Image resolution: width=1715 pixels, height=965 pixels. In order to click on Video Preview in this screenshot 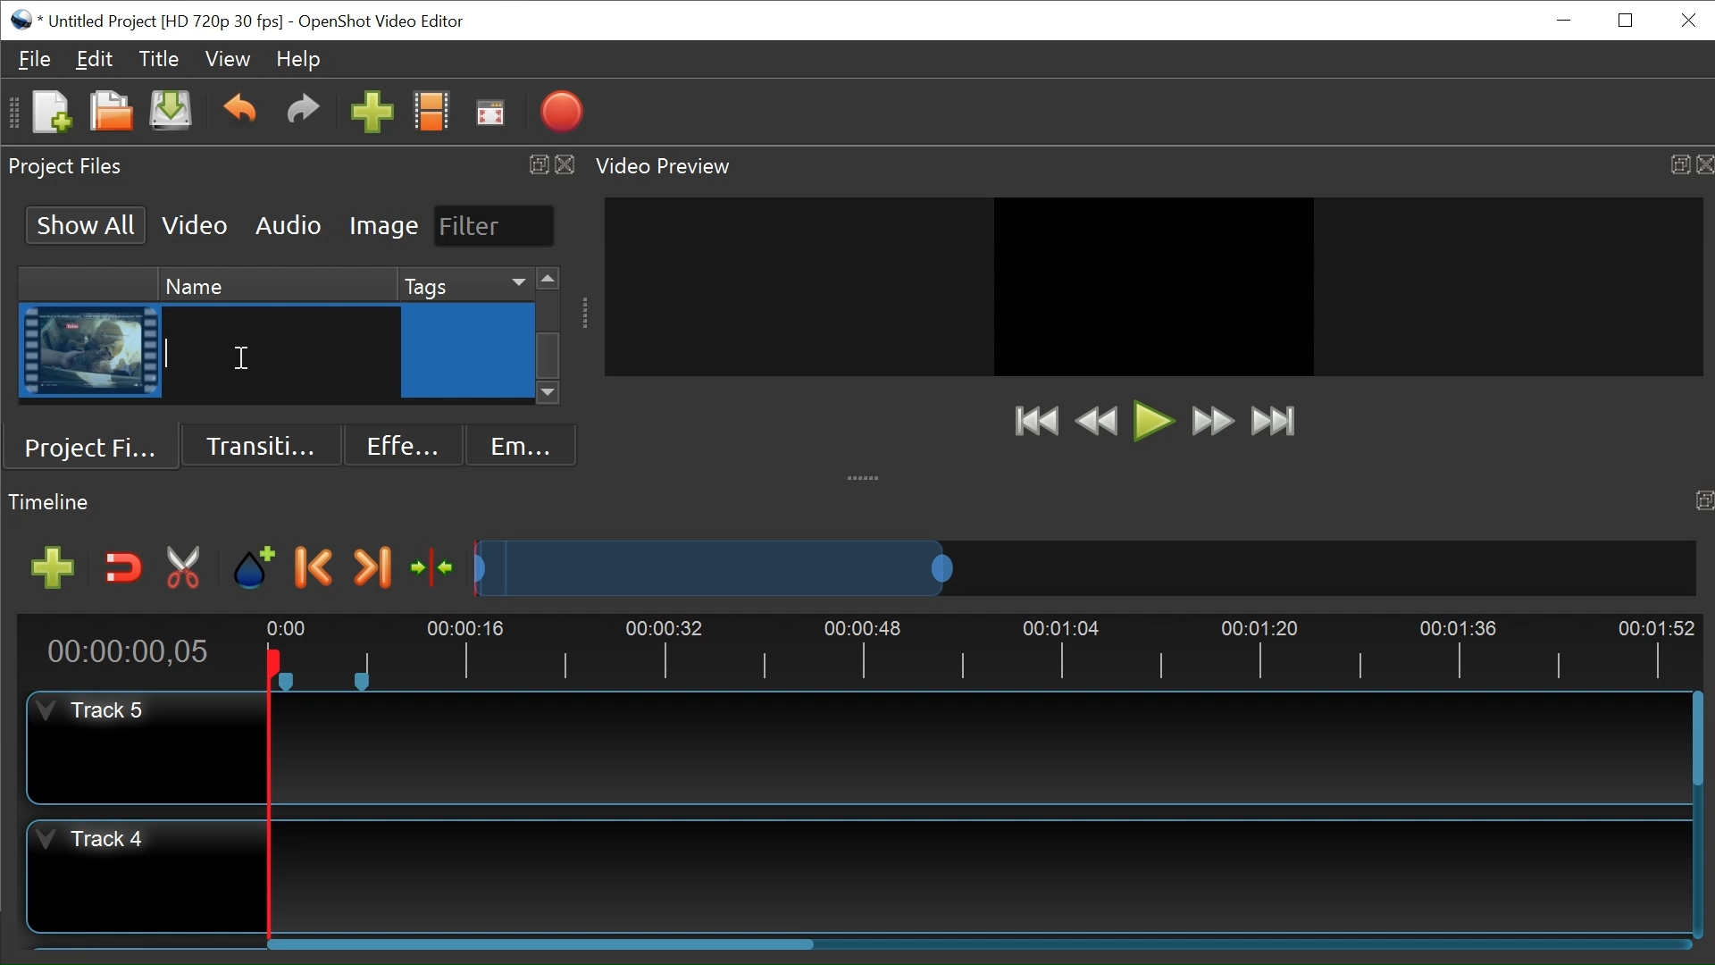, I will do `click(1150, 166)`.